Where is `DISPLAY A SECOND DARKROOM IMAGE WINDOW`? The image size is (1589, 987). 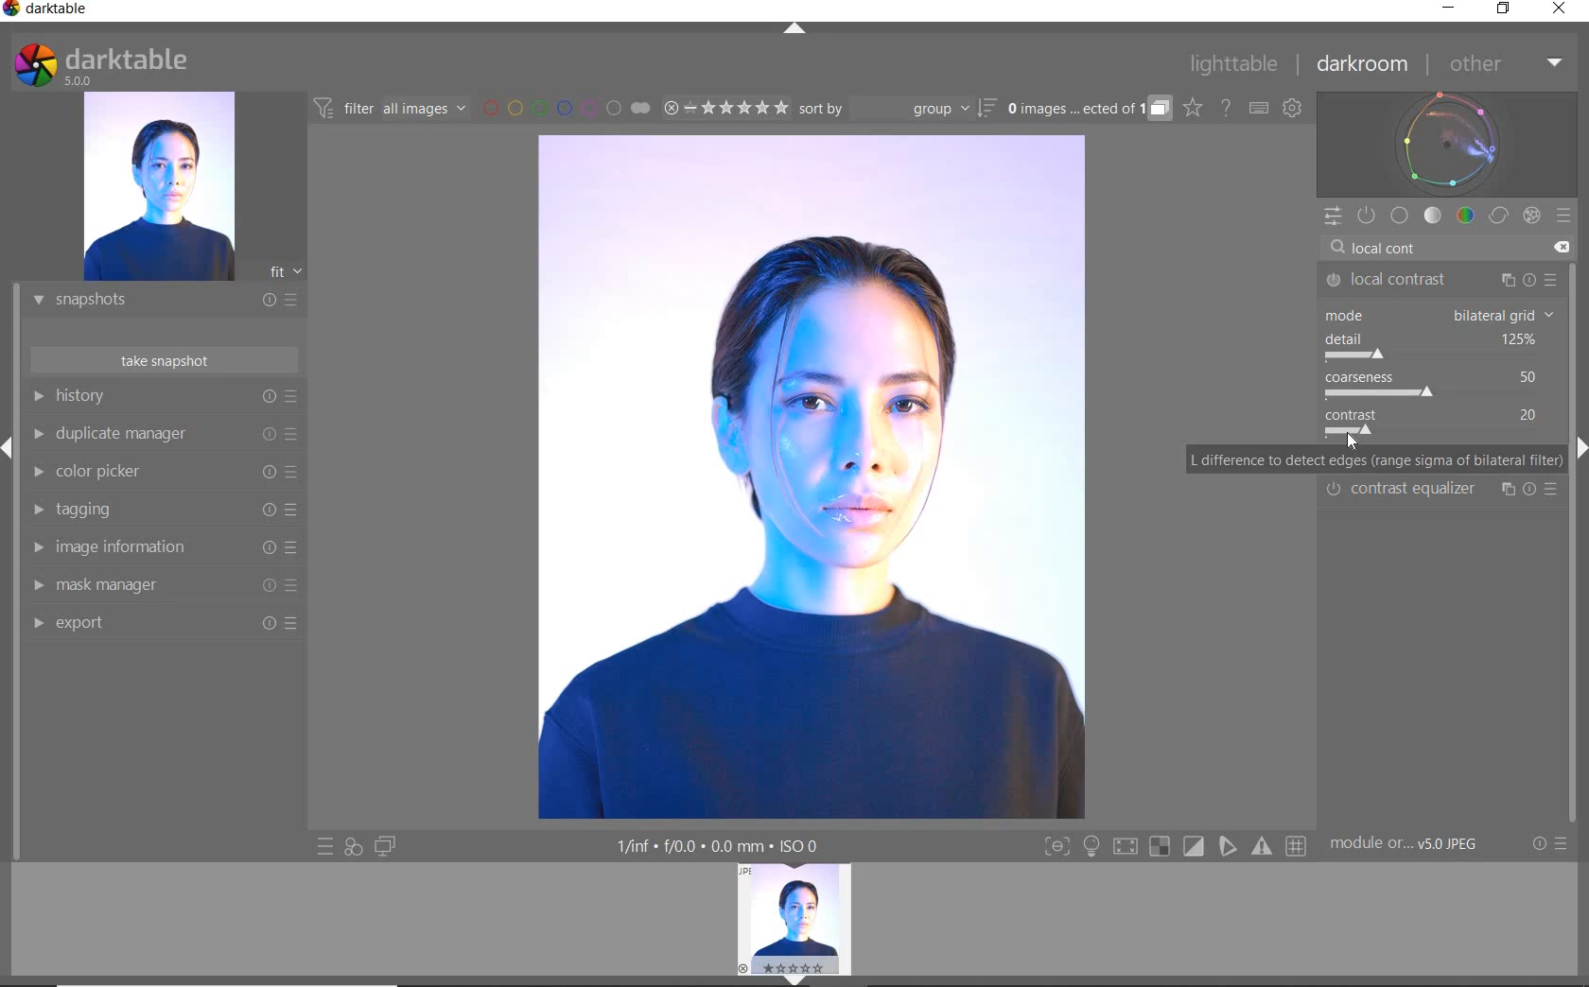 DISPLAY A SECOND DARKROOM IMAGE WINDOW is located at coordinates (385, 846).